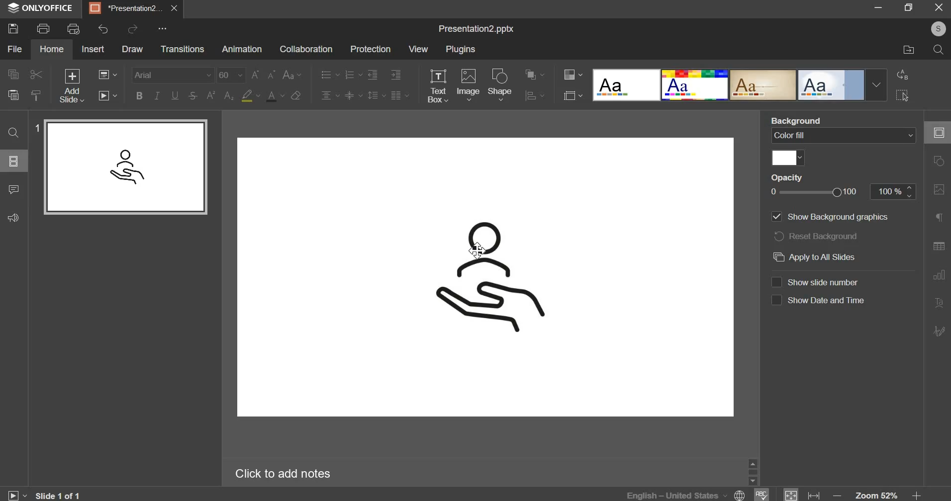 The height and width of the screenshot is (501, 951). What do you see at coordinates (791, 178) in the screenshot?
I see `opacity` at bounding box center [791, 178].